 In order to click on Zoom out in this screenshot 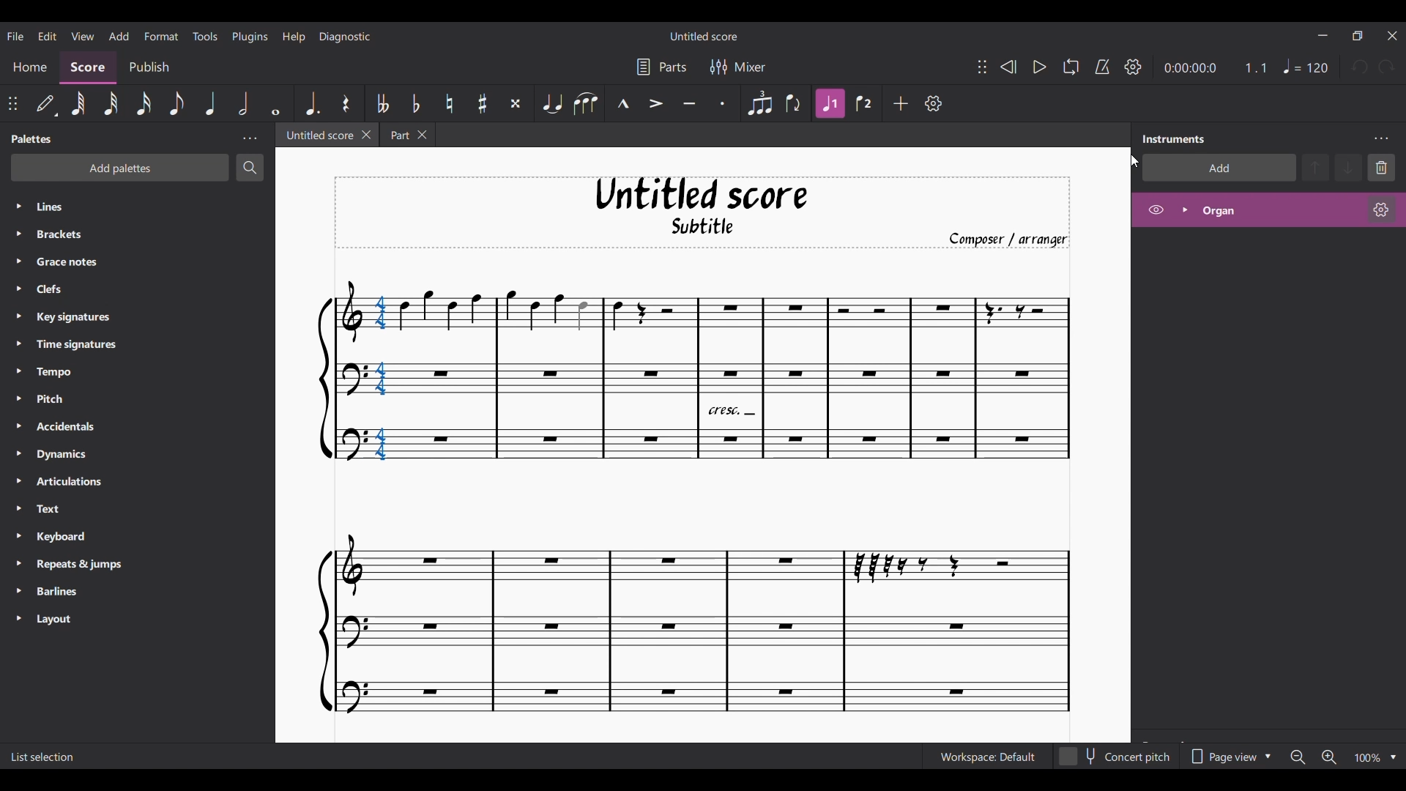, I will do `click(1298, 757)`.